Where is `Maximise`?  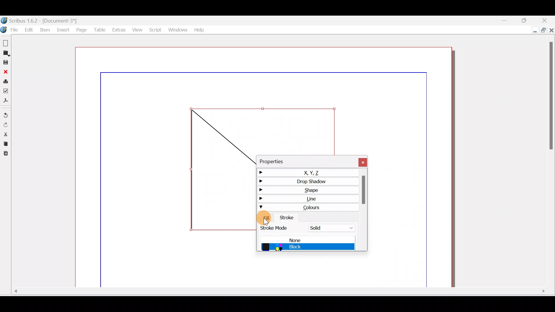
Maximise is located at coordinates (543, 31).